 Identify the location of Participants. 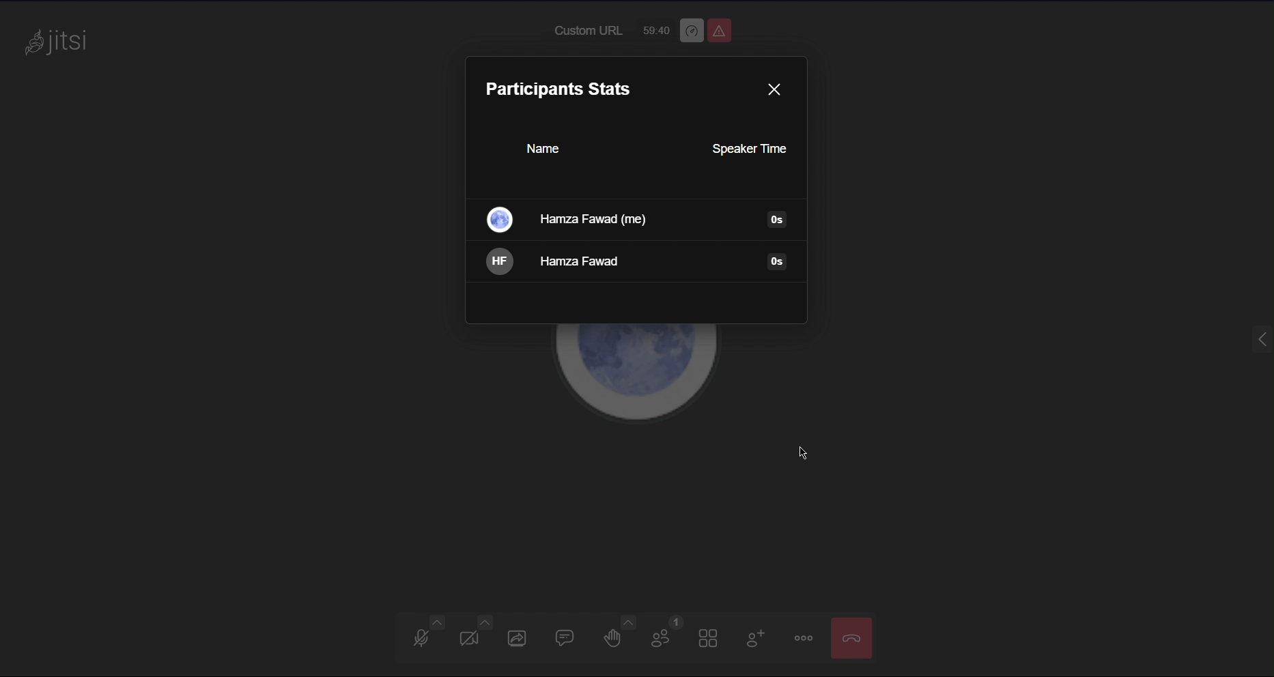
(665, 636).